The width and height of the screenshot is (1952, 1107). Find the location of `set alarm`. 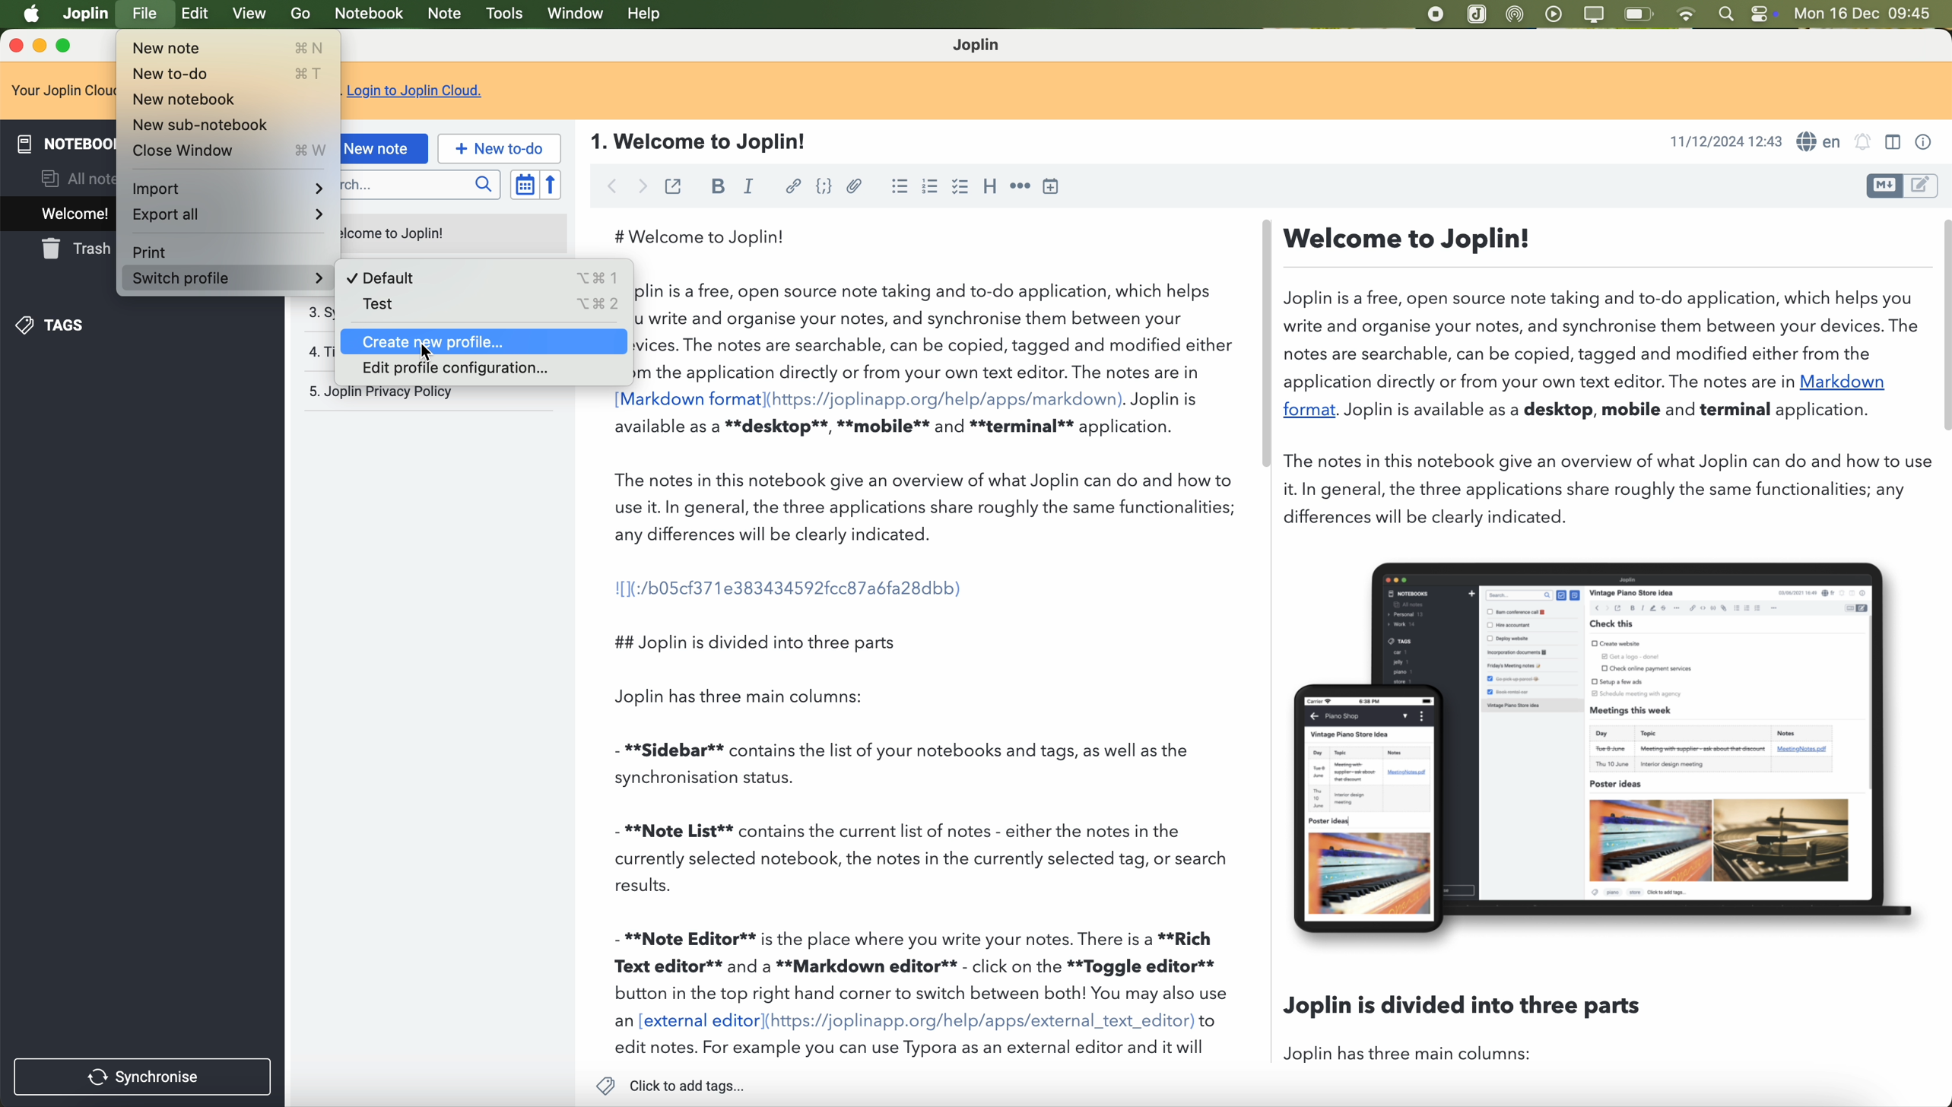

set alarm is located at coordinates (1863, 145).